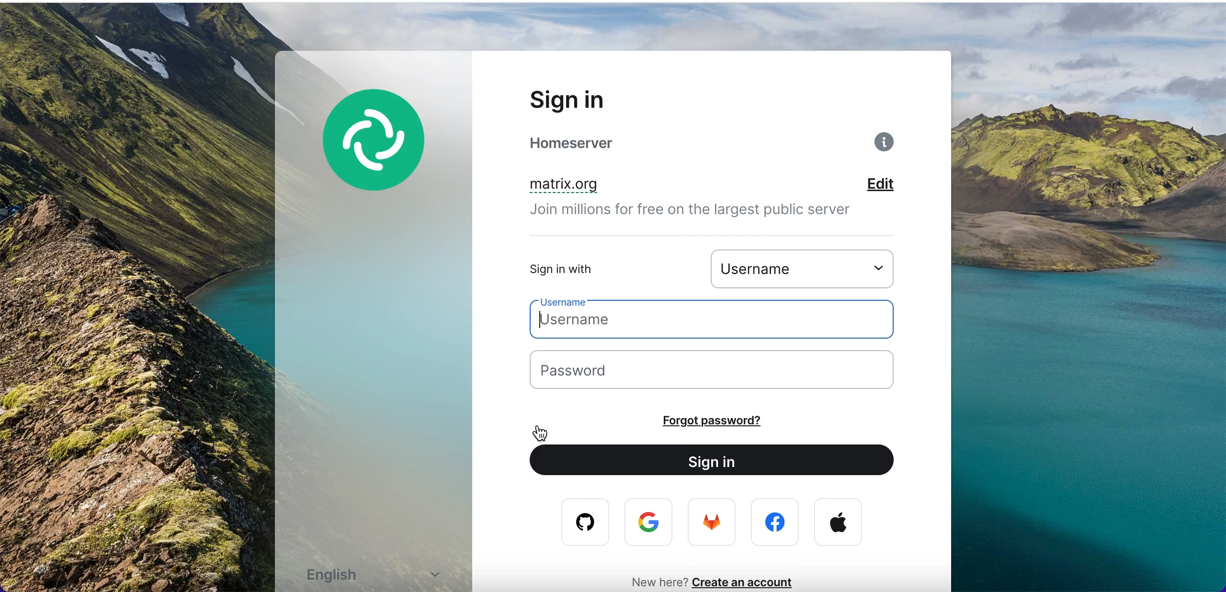 The width and height of the screenshot is (1226, 592). I want to click on cursor, so click(537, 433).